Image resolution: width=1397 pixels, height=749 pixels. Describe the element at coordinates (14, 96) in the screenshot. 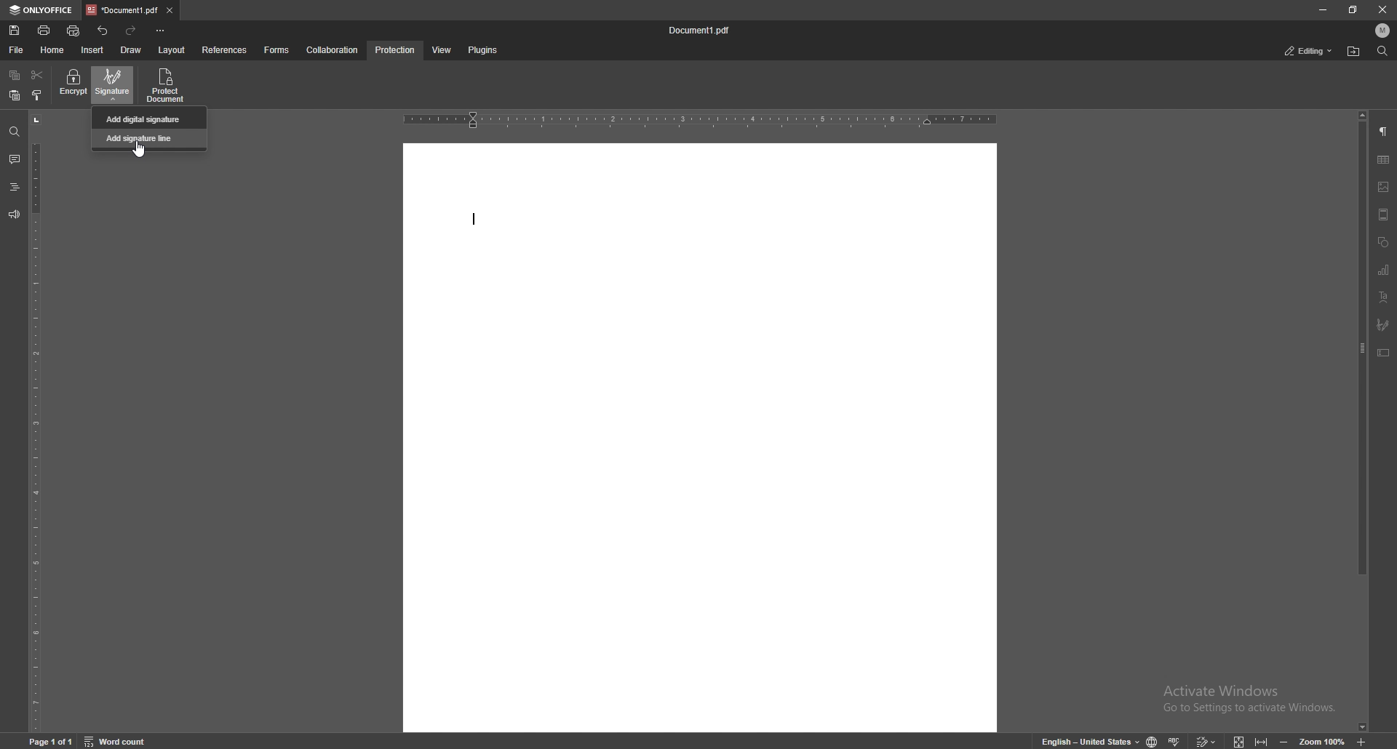

I see `paste` at that location.